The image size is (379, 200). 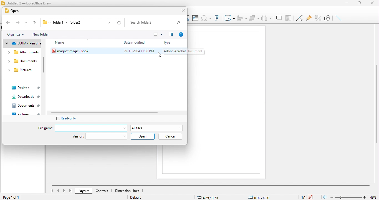 What do you see at coordinates (289, 17) in the screenshot?
I see `crop image` at bounding box center [289, 17].